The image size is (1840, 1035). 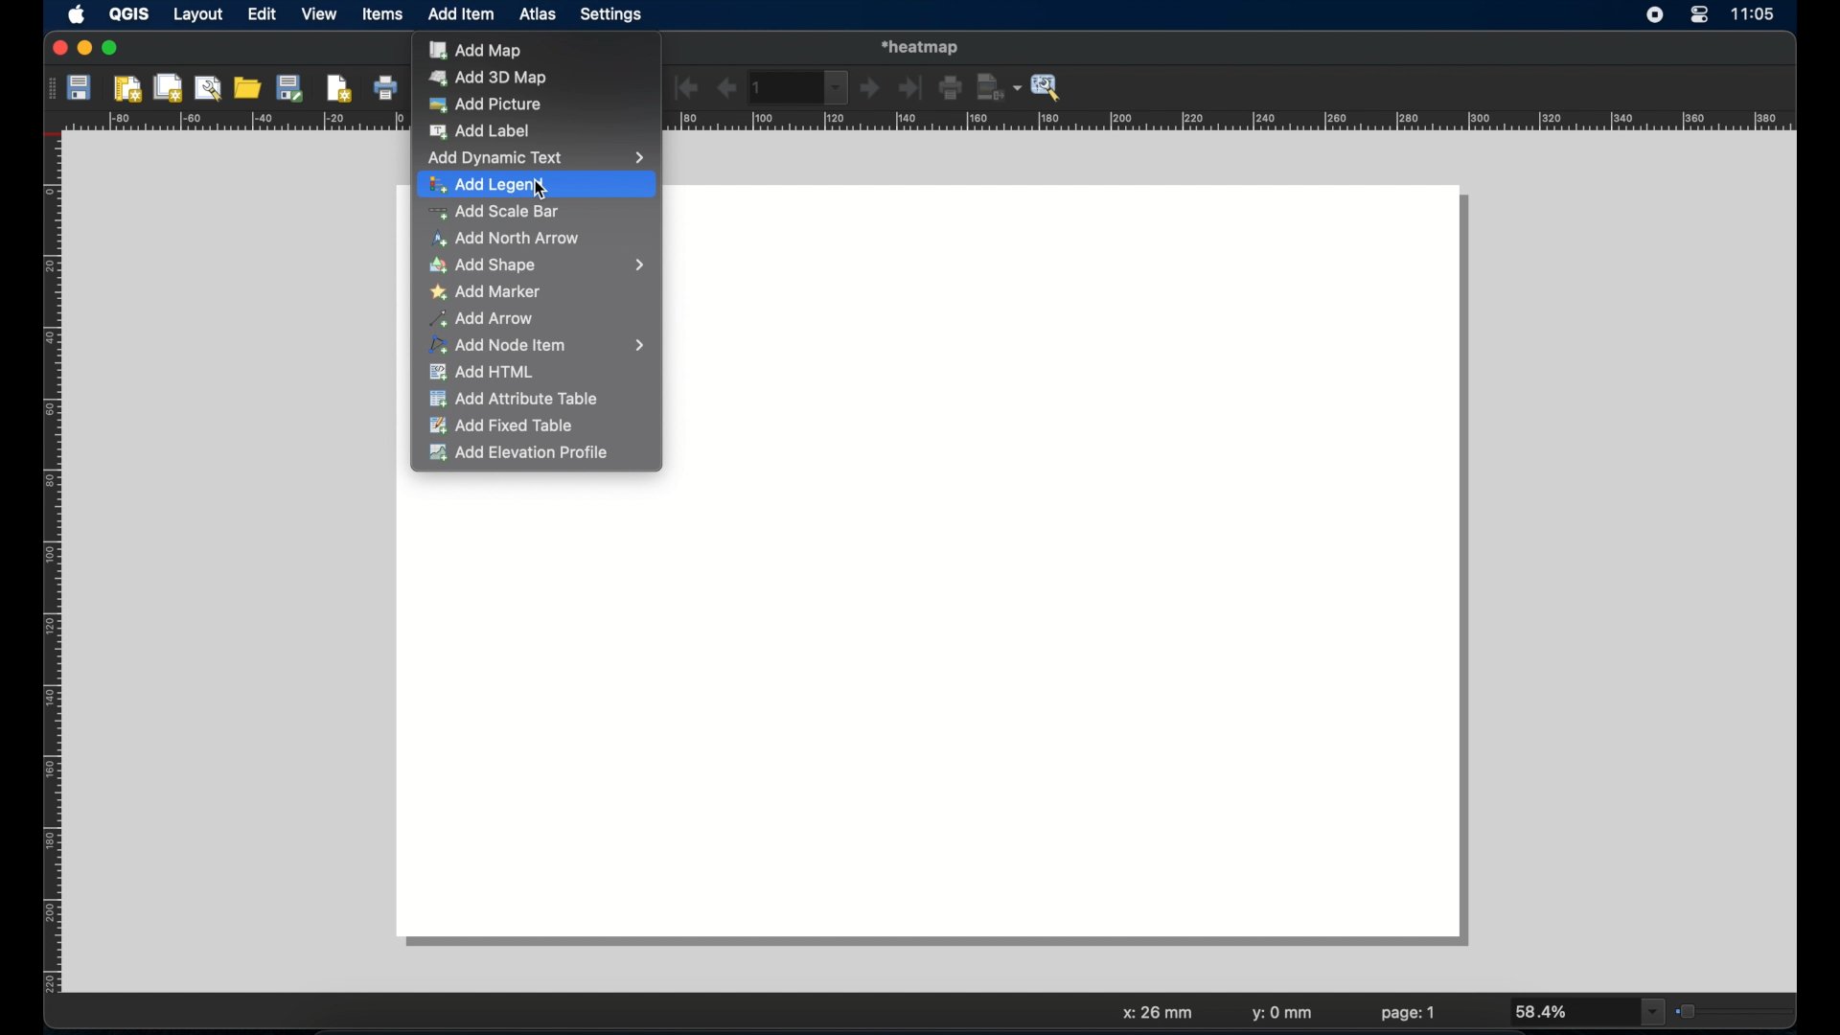 I want to click on Add 3D map, so click(x=488, y=77).